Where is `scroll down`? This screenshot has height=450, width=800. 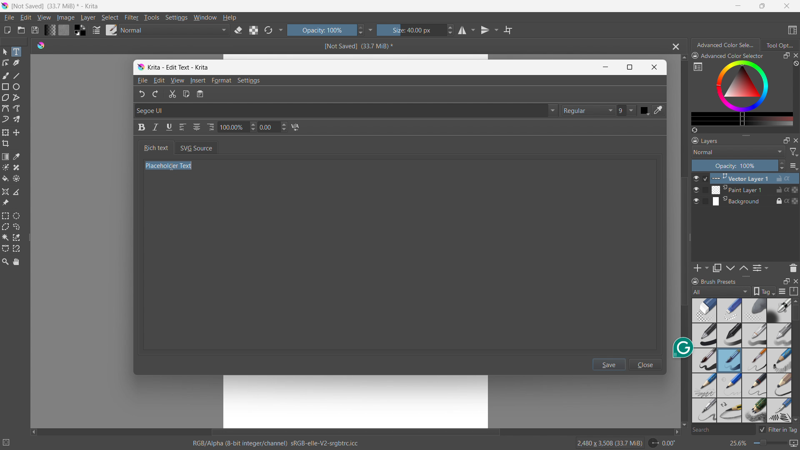 scroll down is located at coordinates (795, 420).